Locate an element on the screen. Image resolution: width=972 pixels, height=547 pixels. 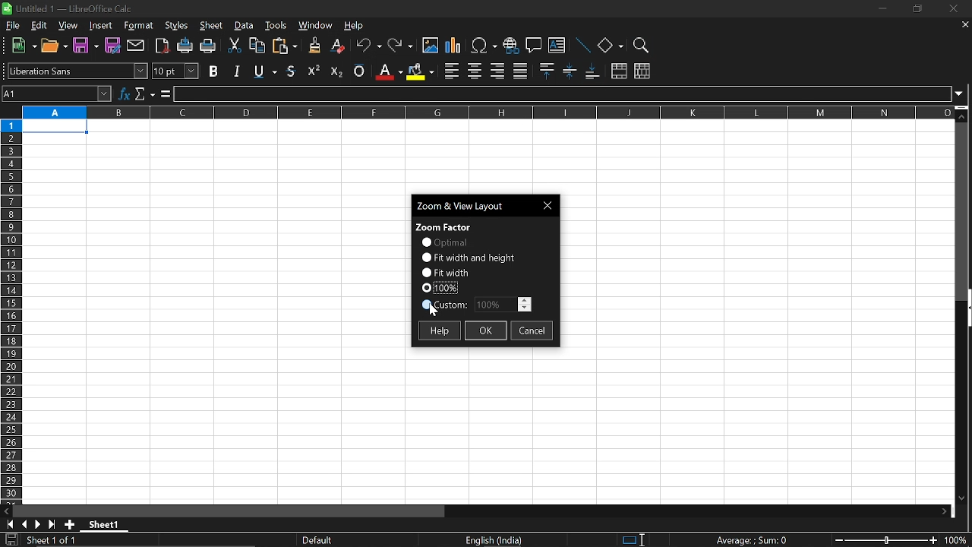
print directly is located at coordinates (185, 47).